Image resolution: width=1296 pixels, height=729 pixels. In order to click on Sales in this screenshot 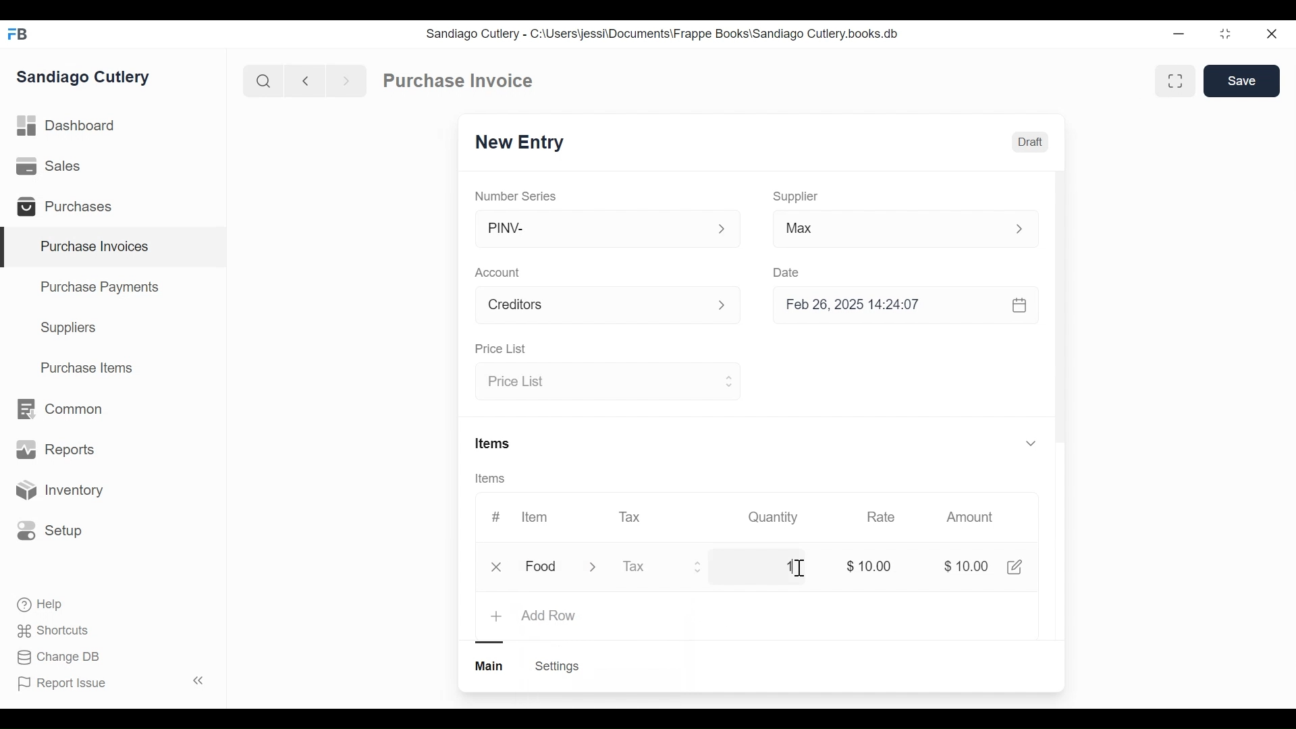, I will do `click(51, 167)`.